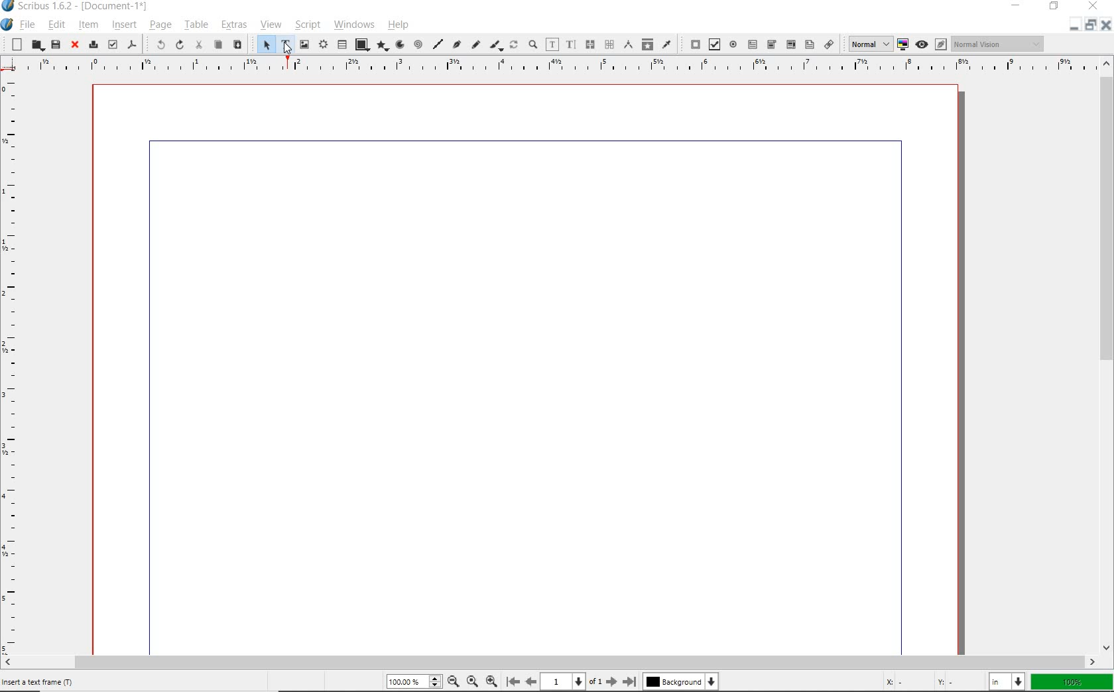 The width and height of the screenshot is (1114, 692). What do you see at coordinates (355, 25) in the screenshot?
I see `windows` at bounding box center [355, 25].